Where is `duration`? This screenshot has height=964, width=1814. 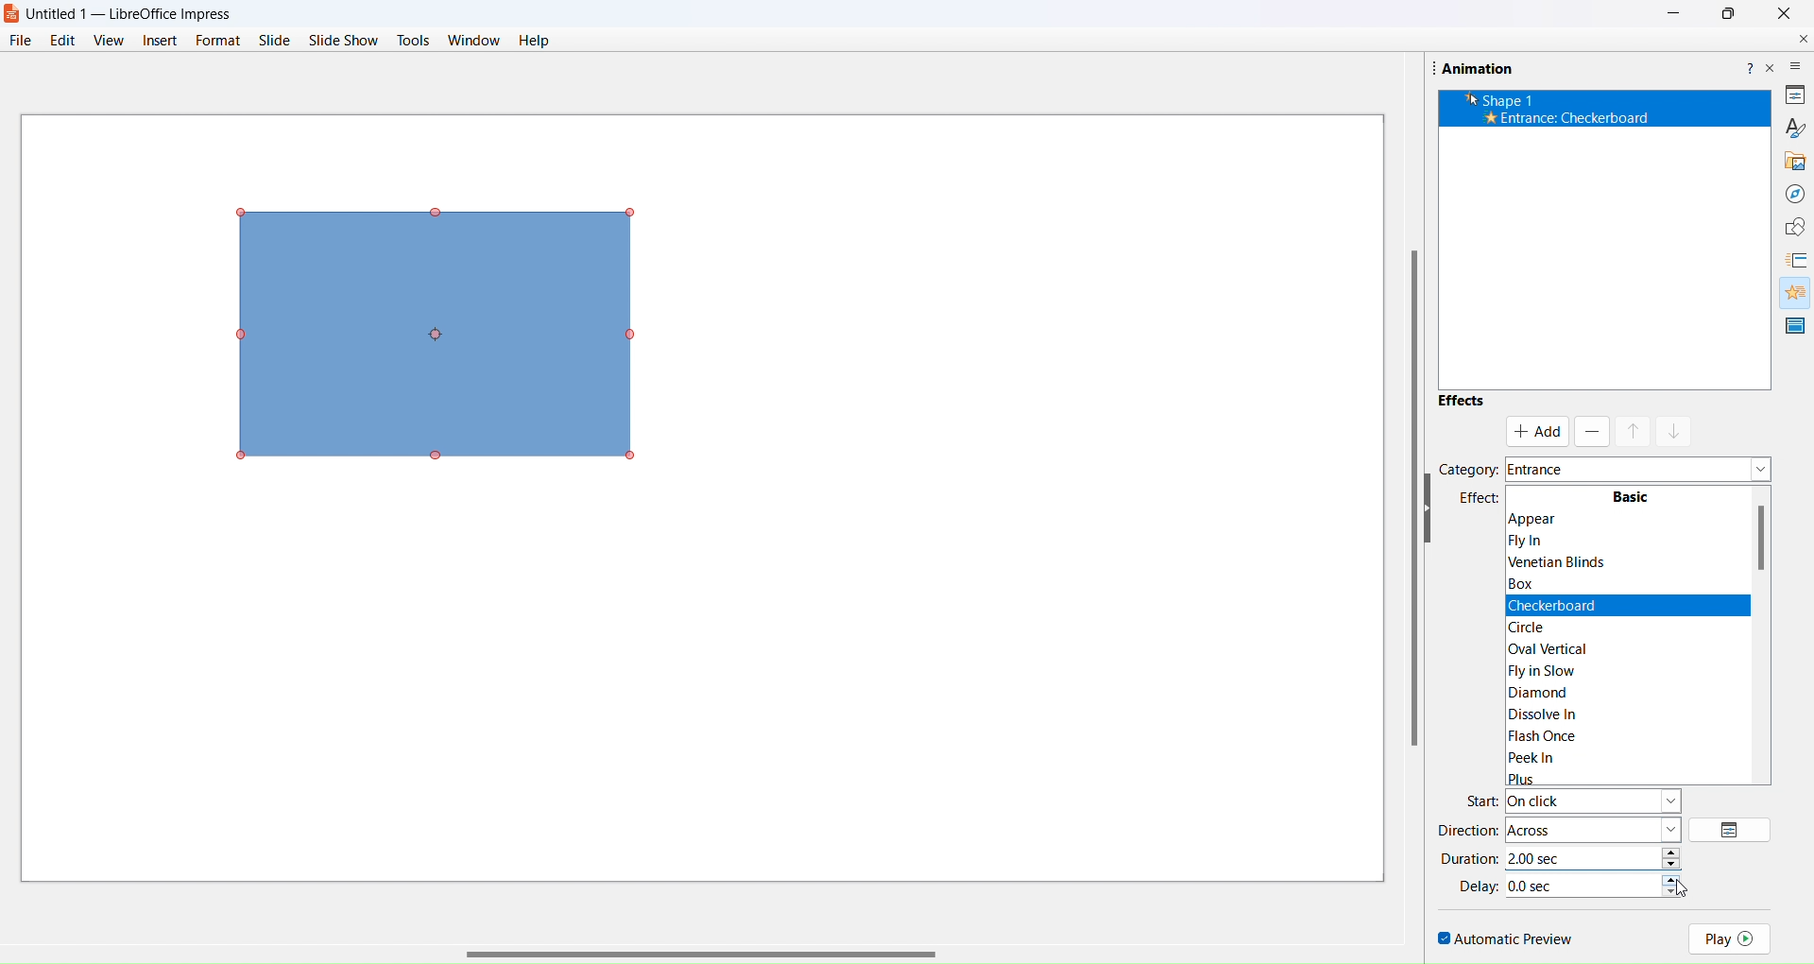 duration is located at coordinates (1474, 858).